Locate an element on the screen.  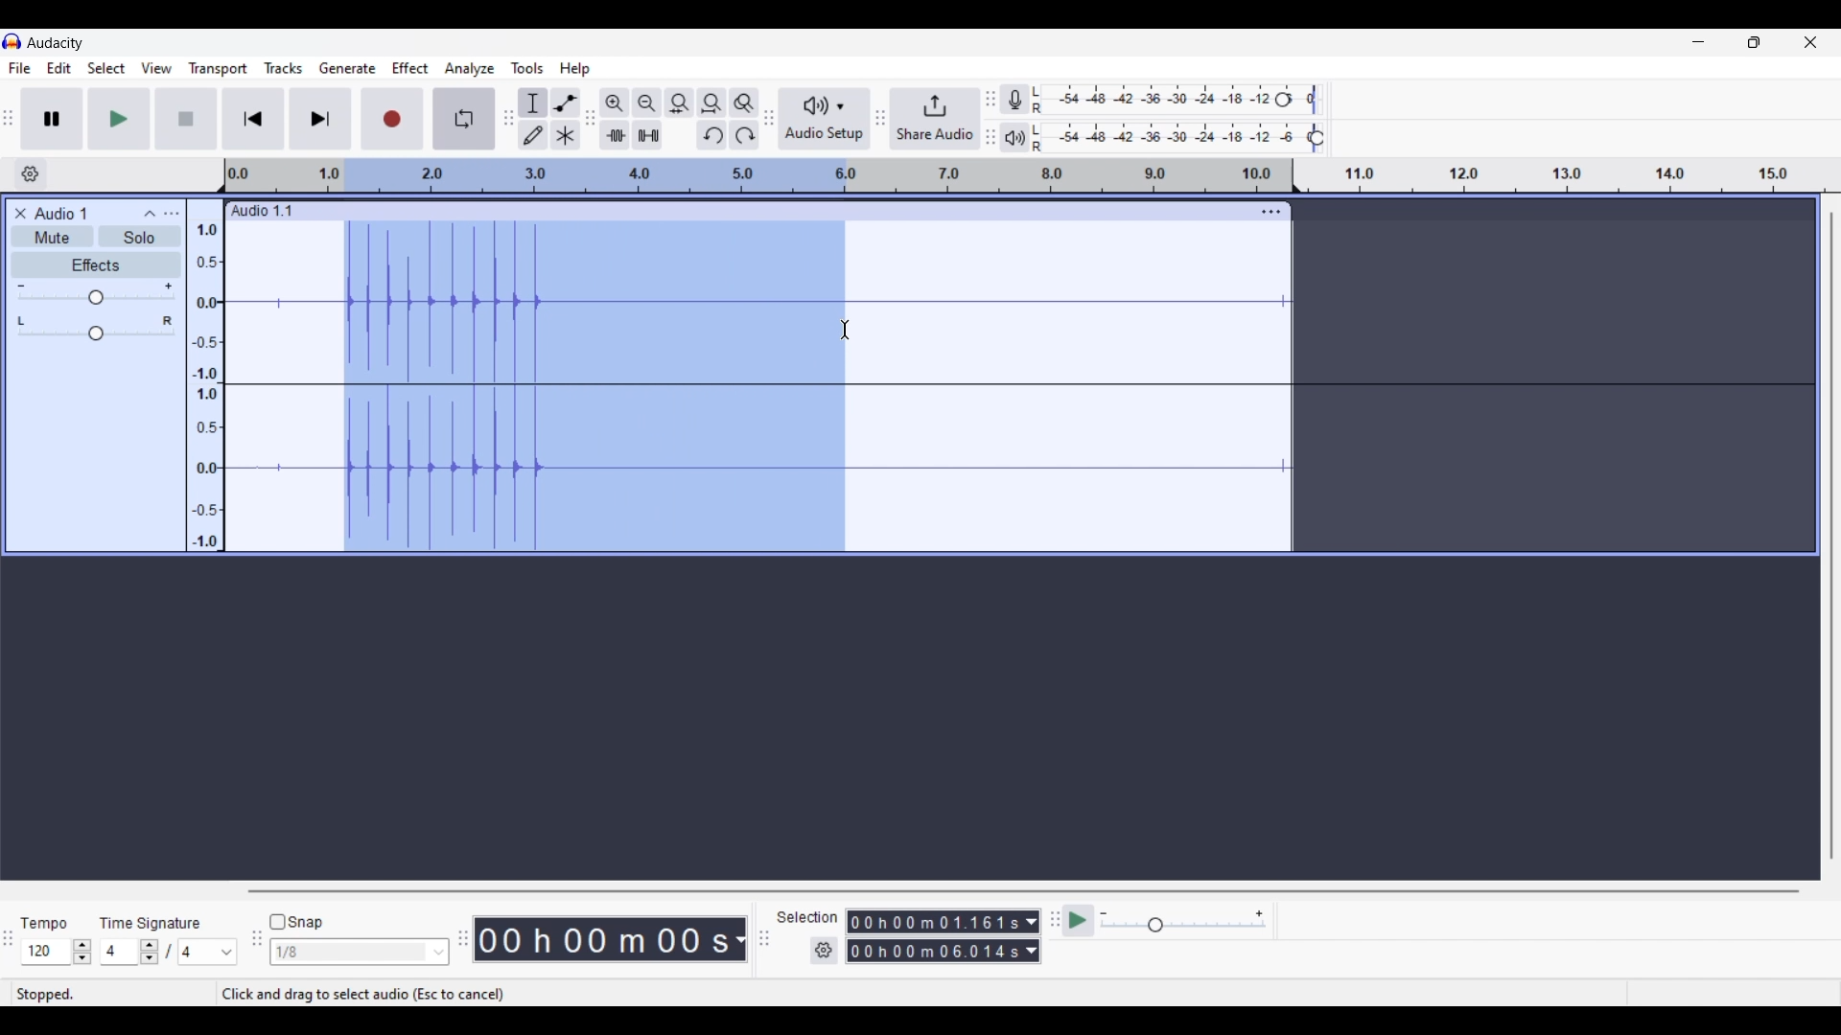
Close is located at coordinates (20, 214).